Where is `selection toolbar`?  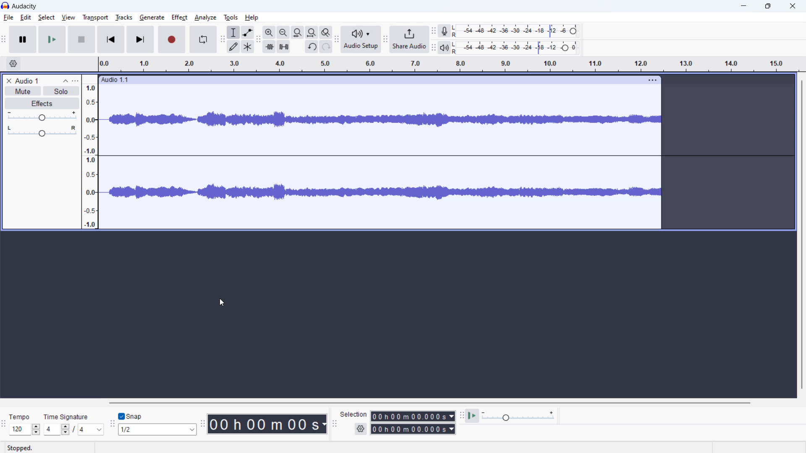
selection toolbar is located at coordinates (334, 423).